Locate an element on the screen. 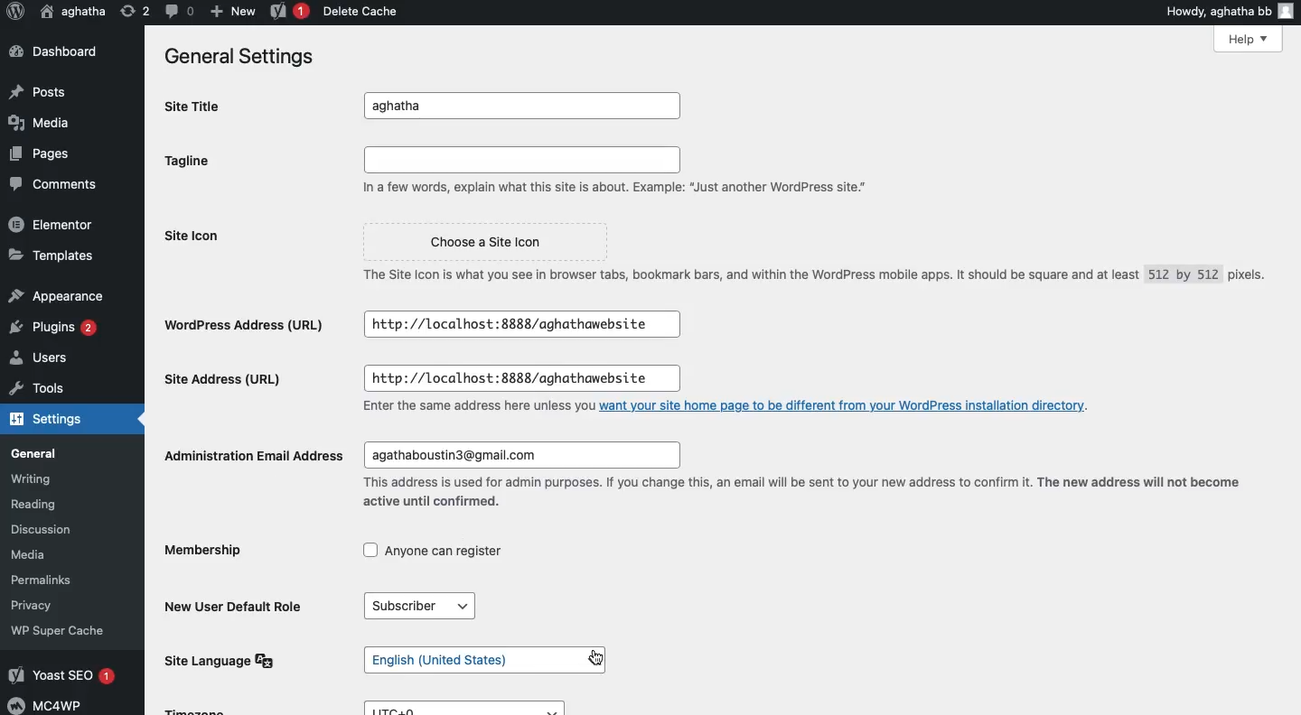 Image resolution: width=1301 pixels, height=715 pixels. Privacy is located at coordinates (40, 604).